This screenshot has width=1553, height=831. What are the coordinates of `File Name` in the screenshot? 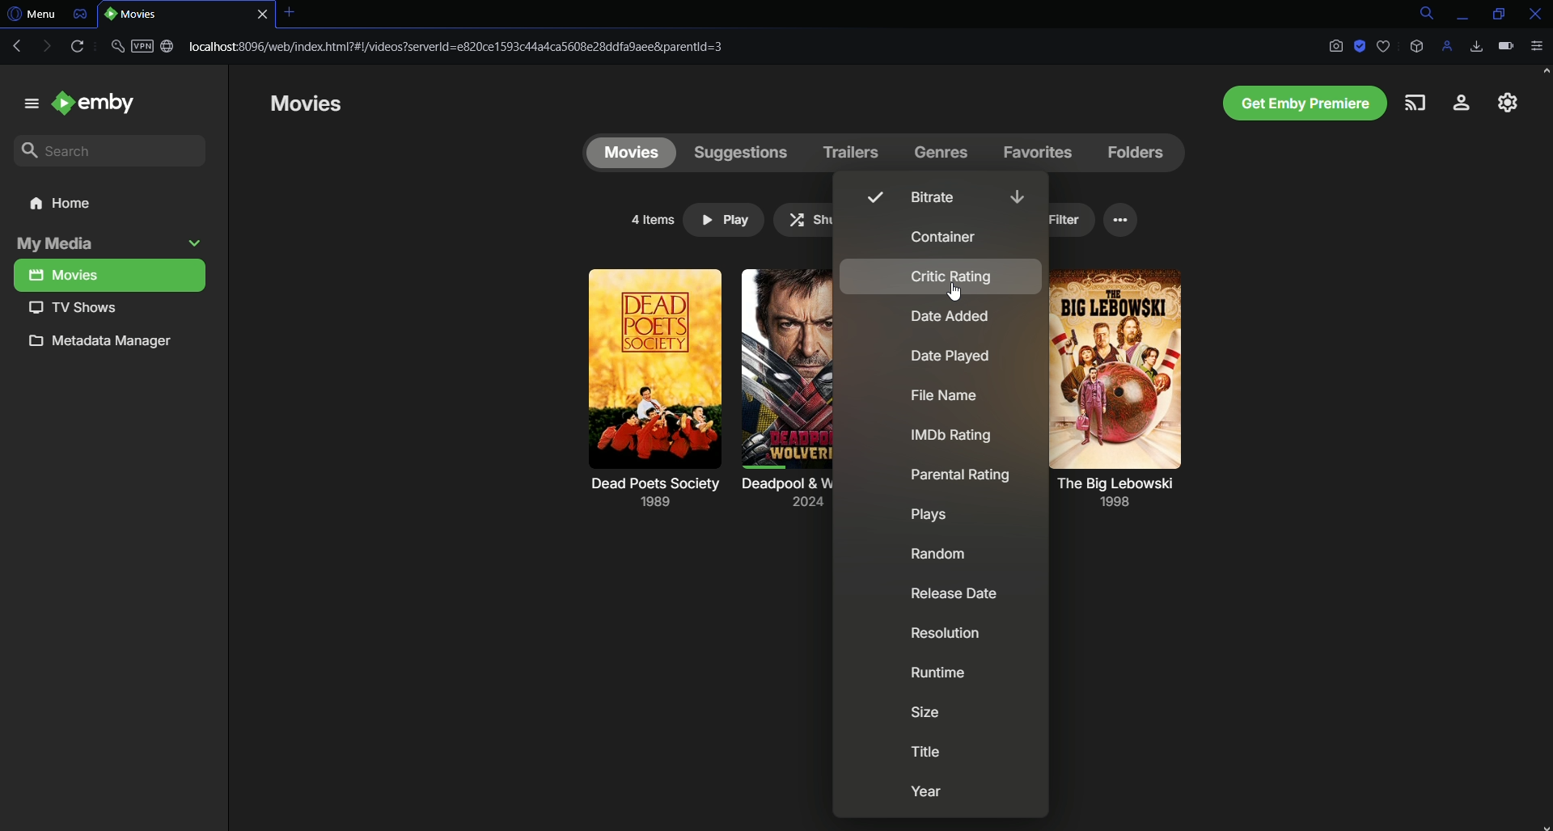 It's located at (951, 397).